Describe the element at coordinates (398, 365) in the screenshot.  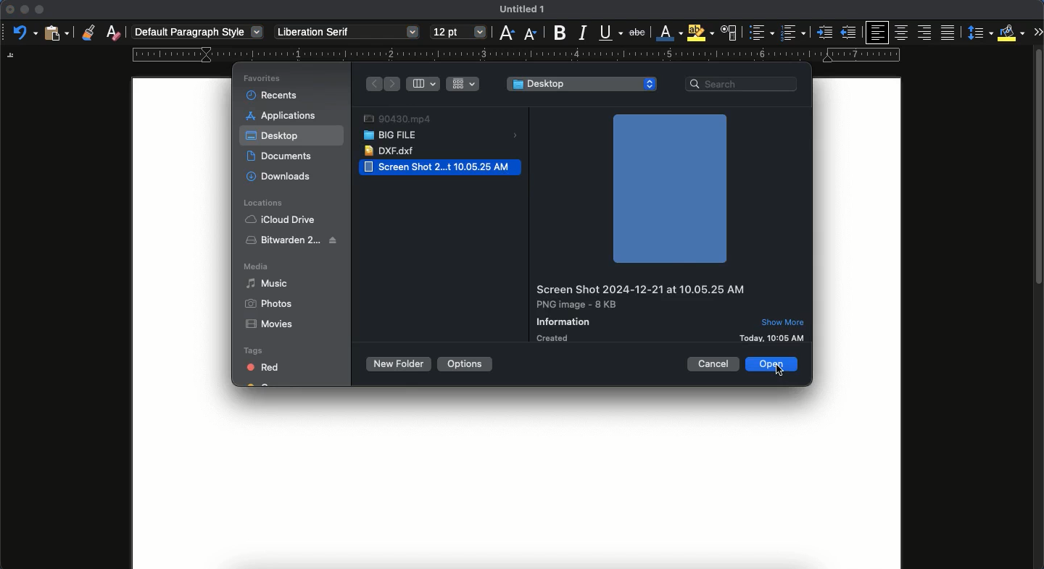
I see `new folder` at that location.